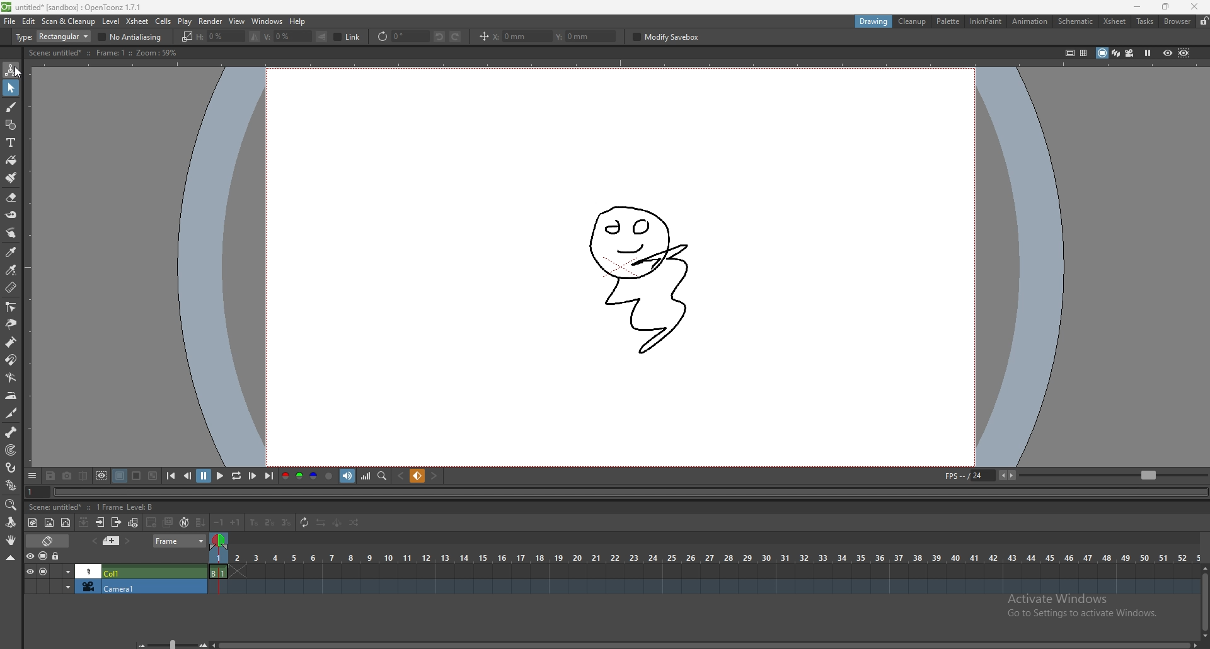  What do you see at coordinates (172, 476) in the screenshot?
I see `first frame` at bounding box center [172, 476].